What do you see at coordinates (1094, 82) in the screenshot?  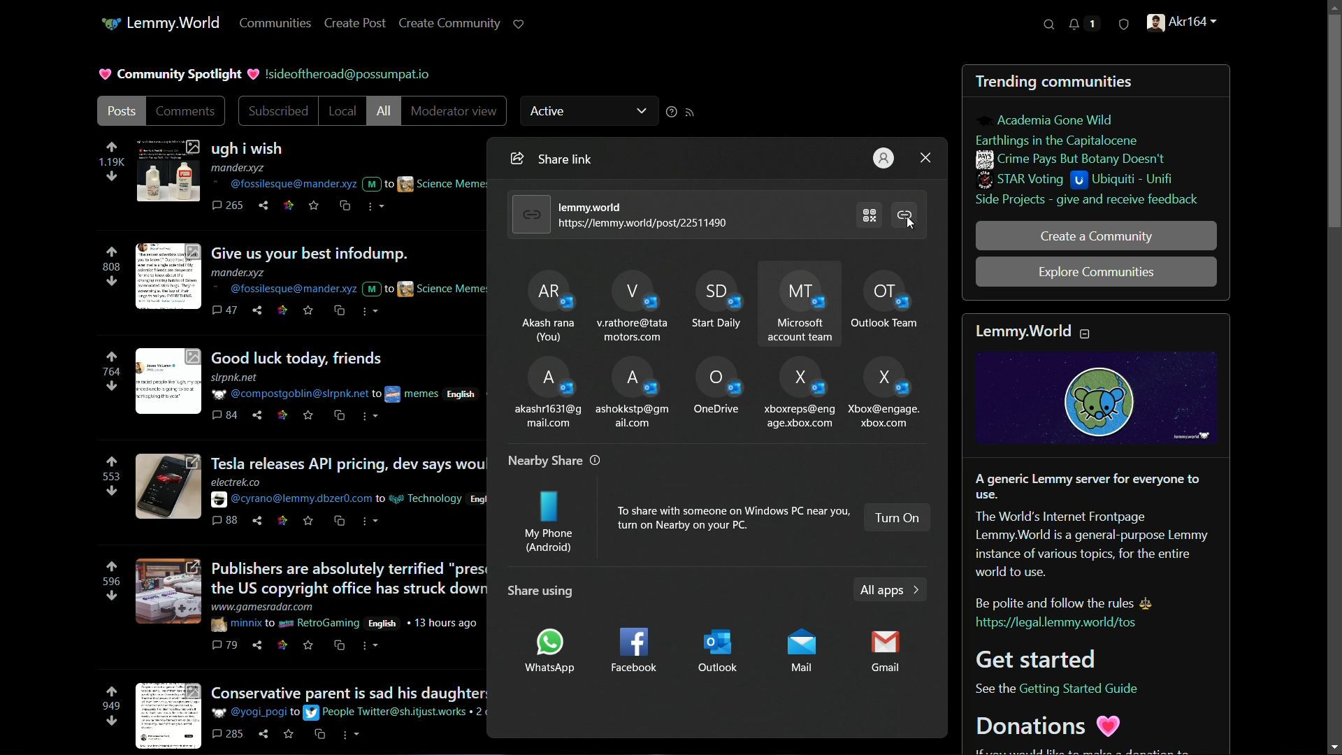 I see `communities` at bounding box center [1094, 82].